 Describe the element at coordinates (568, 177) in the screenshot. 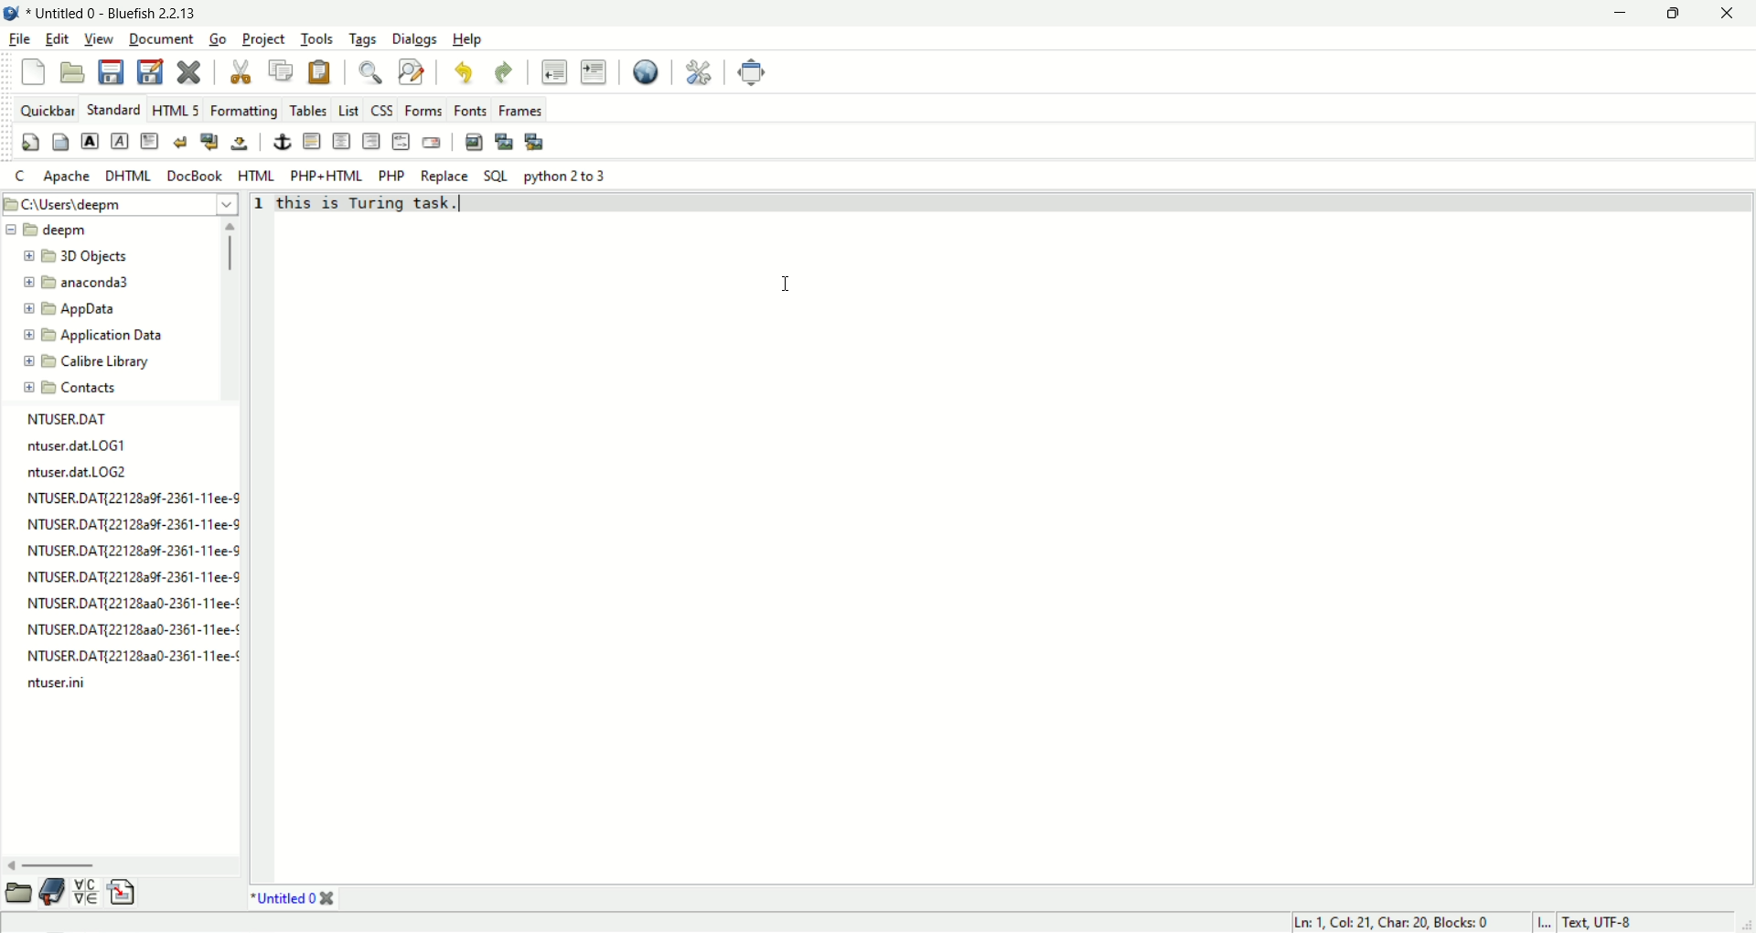

I see `python 2 to 3` at that location.